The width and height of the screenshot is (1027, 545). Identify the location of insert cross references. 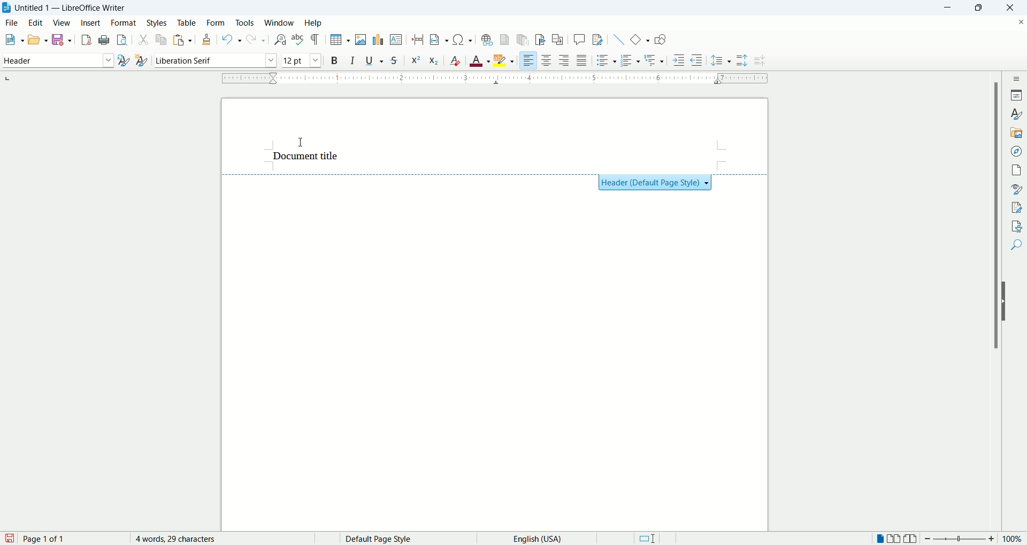
(558, 38).